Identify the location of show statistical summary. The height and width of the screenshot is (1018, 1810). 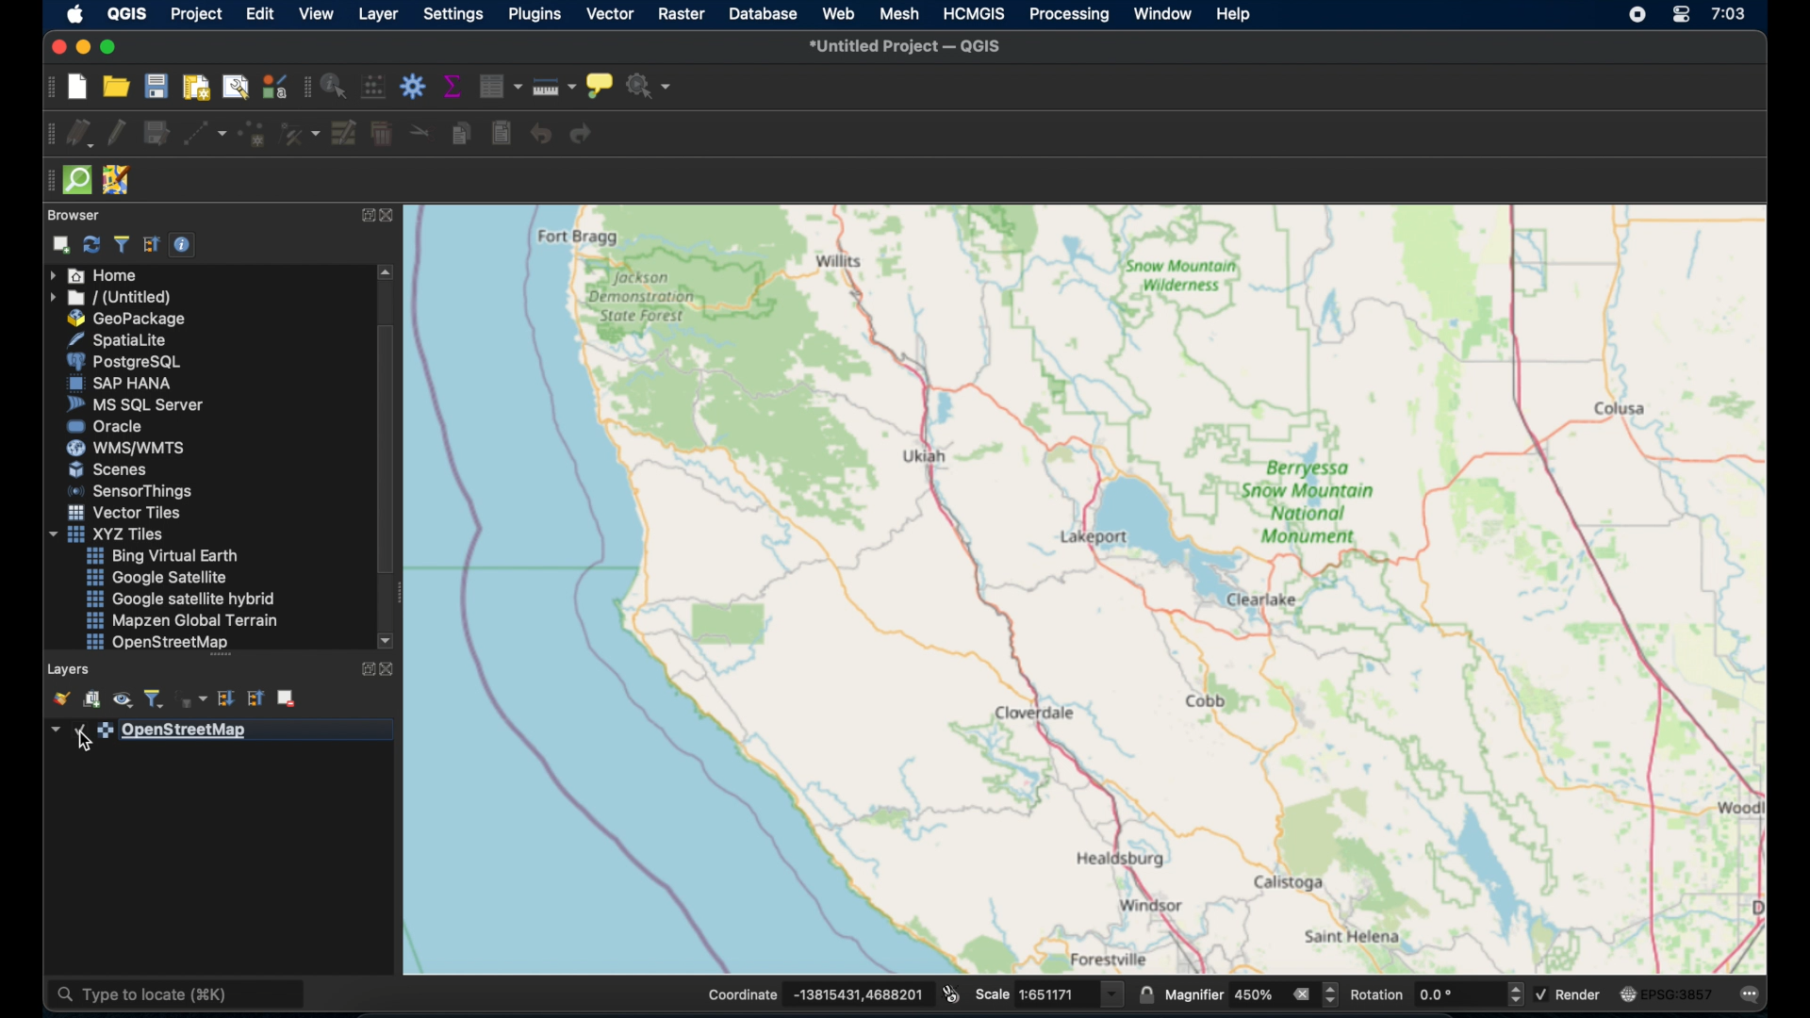
(452, 87).